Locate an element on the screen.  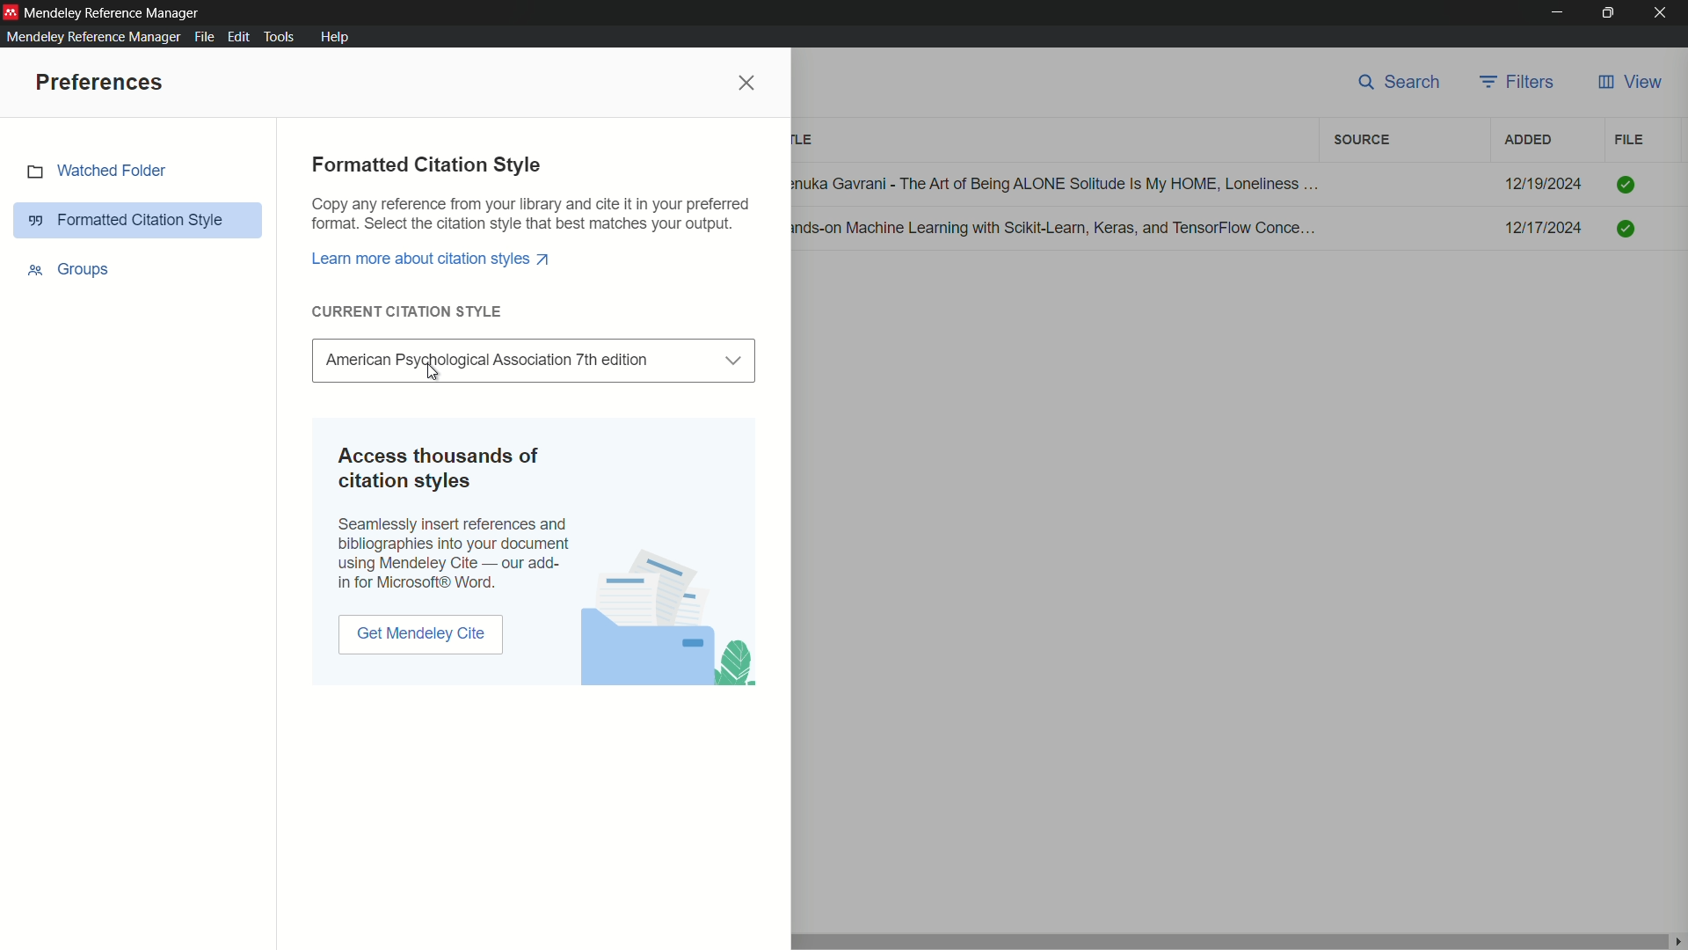
file is located at coordinates (1629, 140).